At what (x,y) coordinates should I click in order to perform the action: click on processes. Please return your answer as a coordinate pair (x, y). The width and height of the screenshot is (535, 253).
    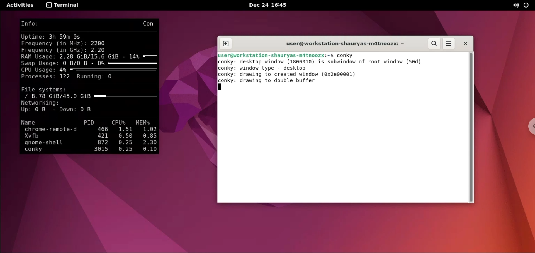
    Looking at the image, I should click on (37, 77).